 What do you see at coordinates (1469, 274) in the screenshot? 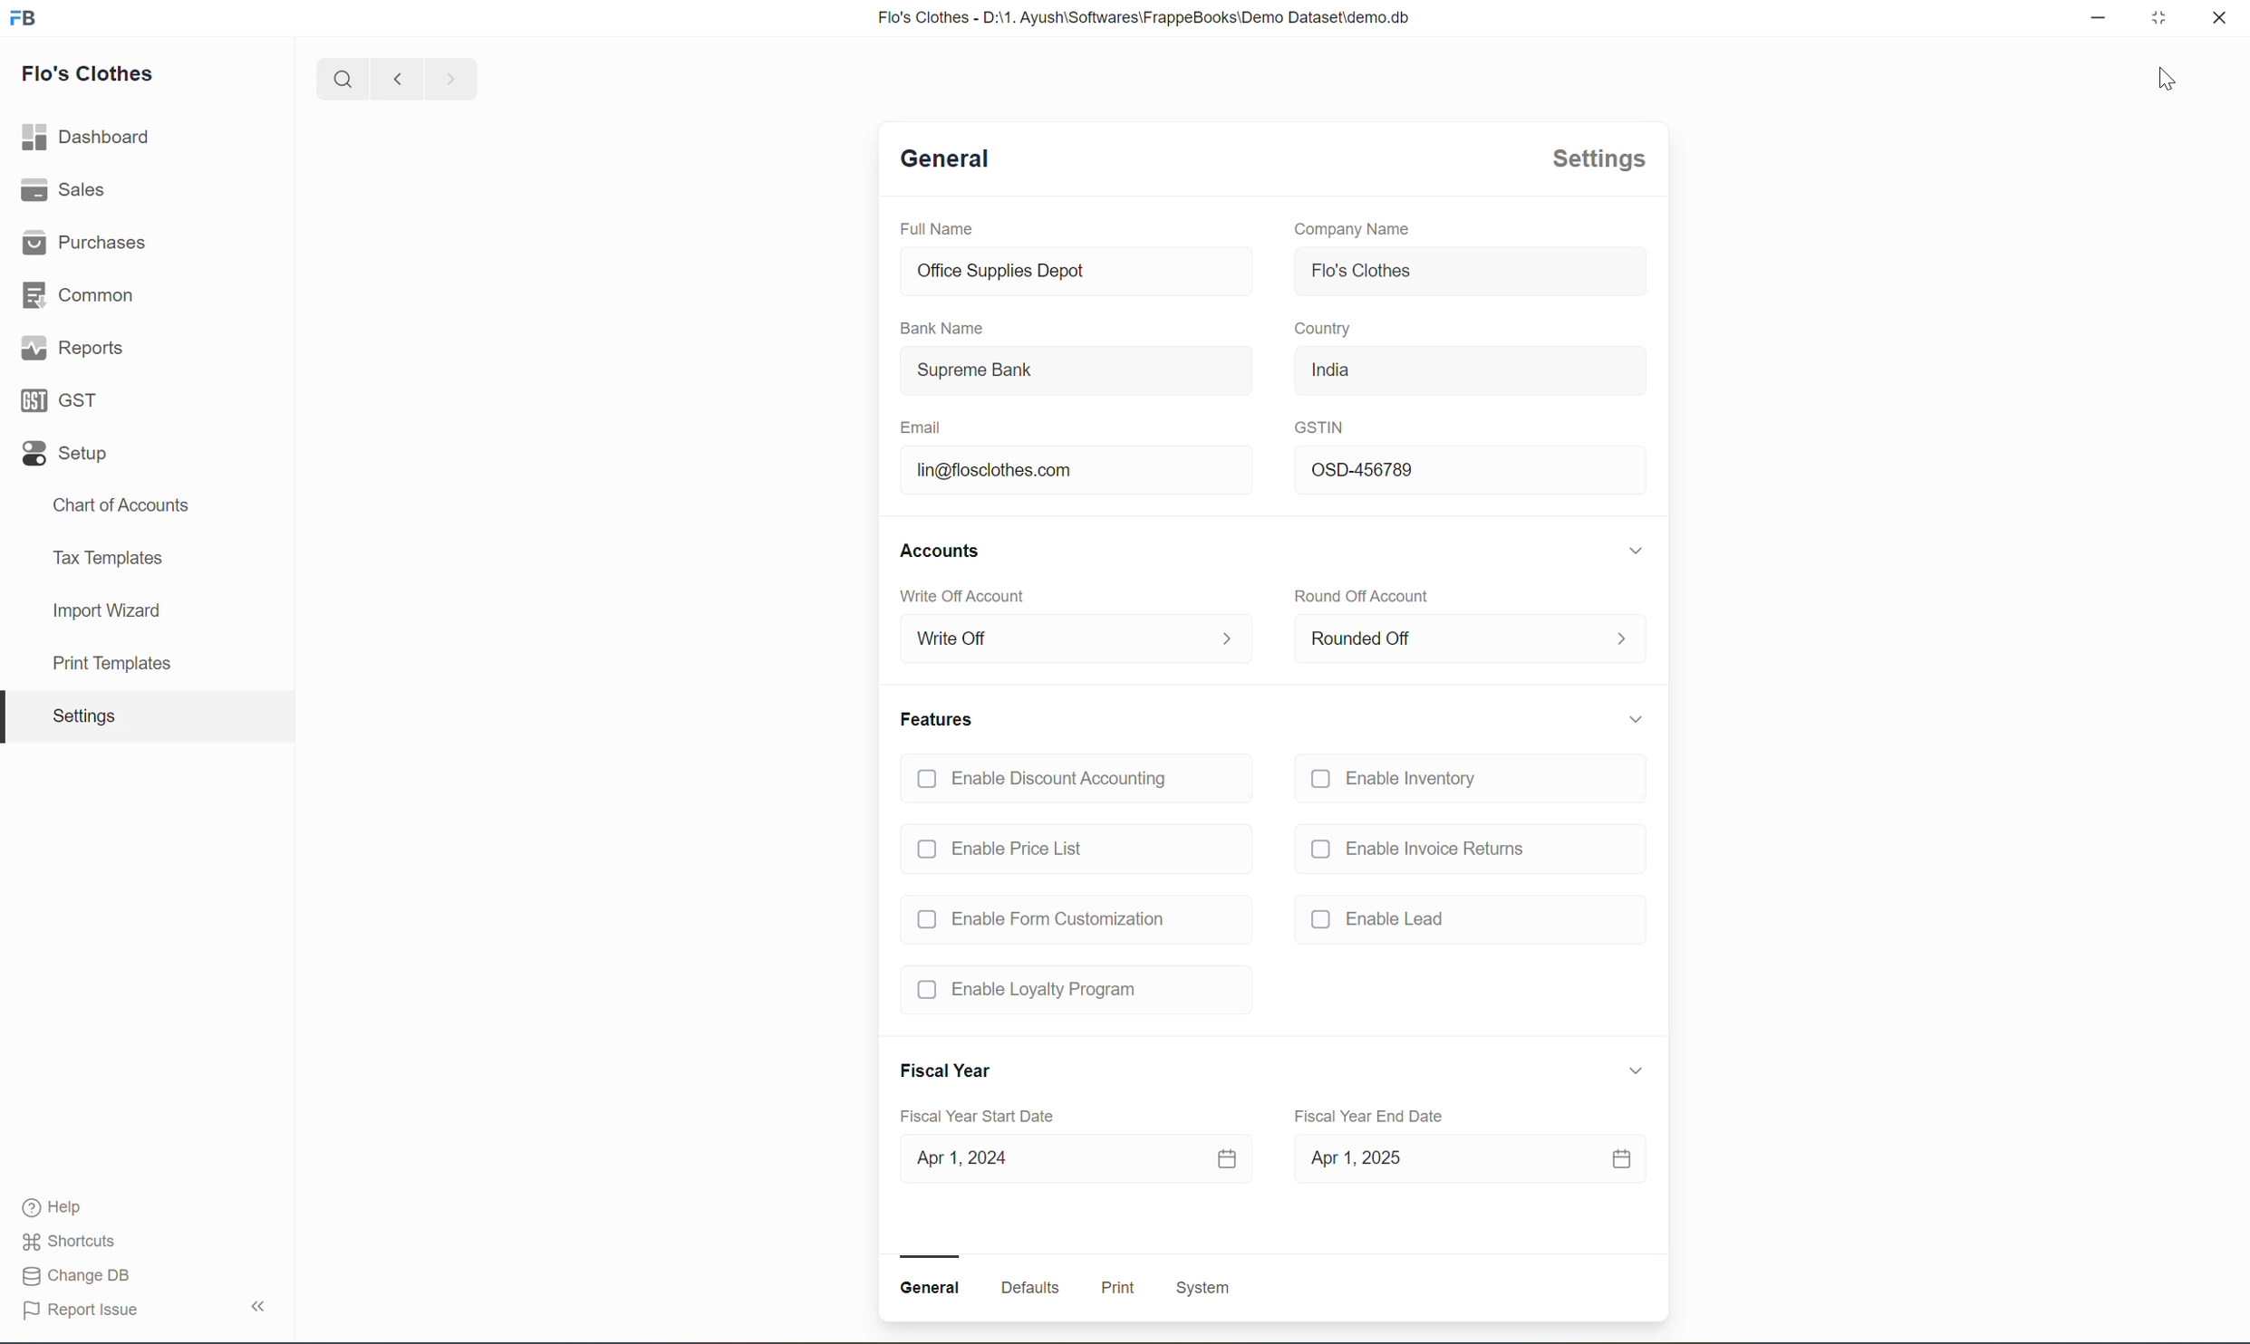
I see `Flo's Clothes` at bounding box center [1469, 274].